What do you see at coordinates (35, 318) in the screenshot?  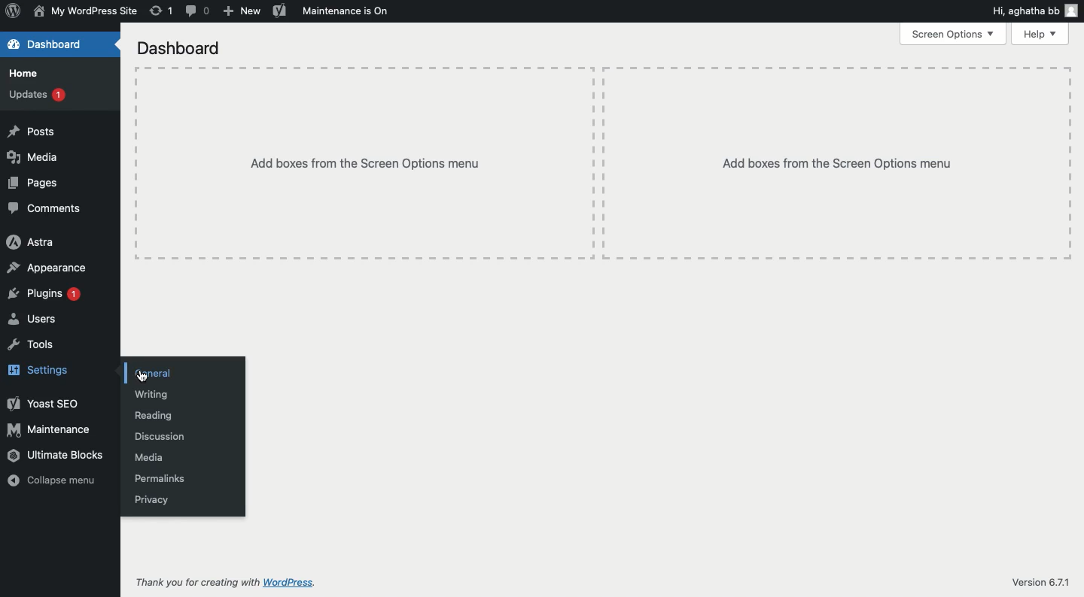 I see `Users` at bounding box center [35, 318].